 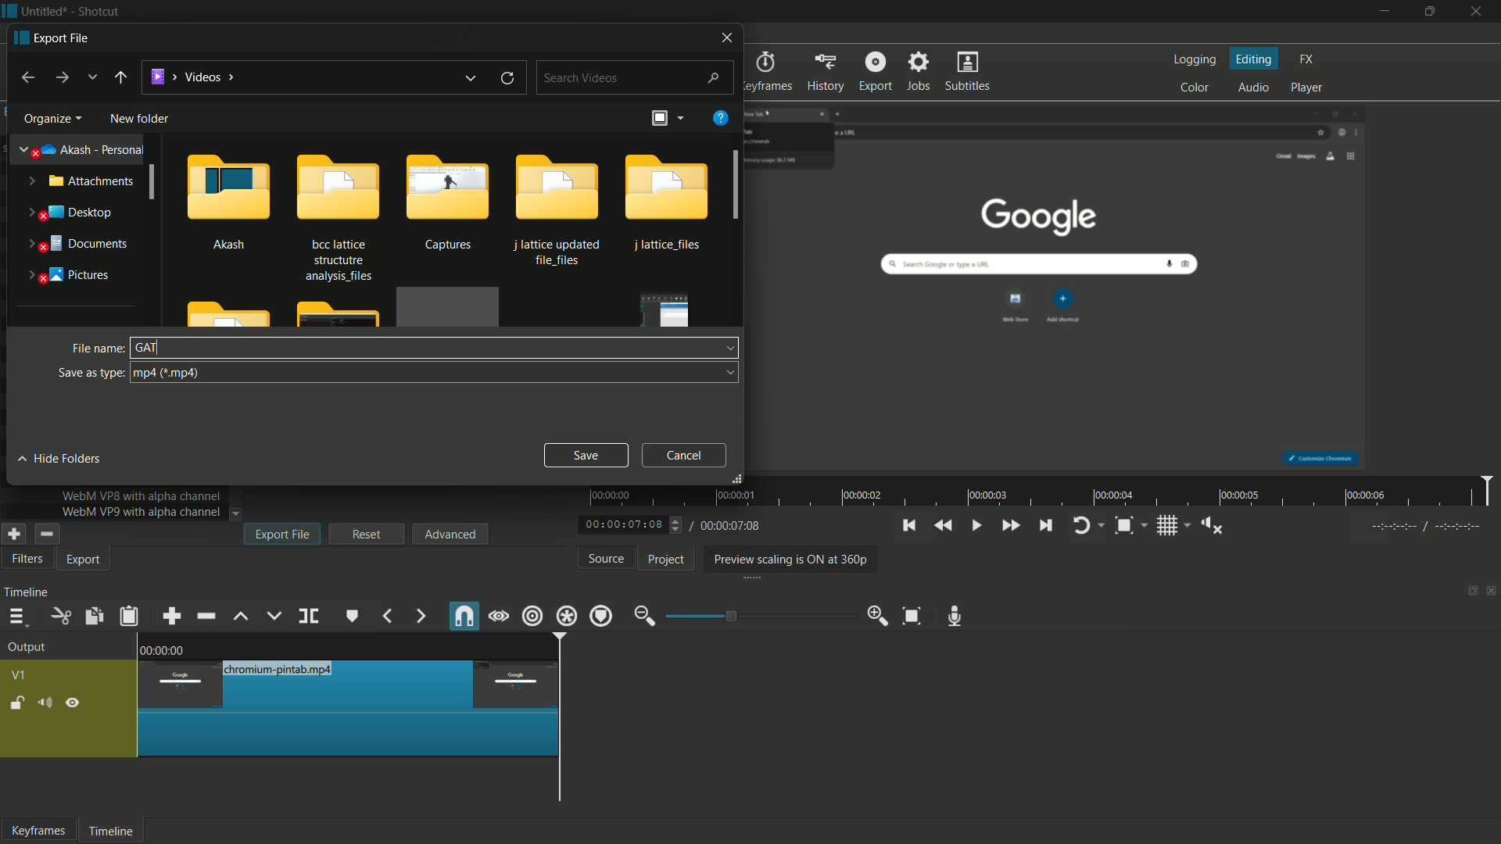 I want to click on app icon, so click(x=9, y=10).